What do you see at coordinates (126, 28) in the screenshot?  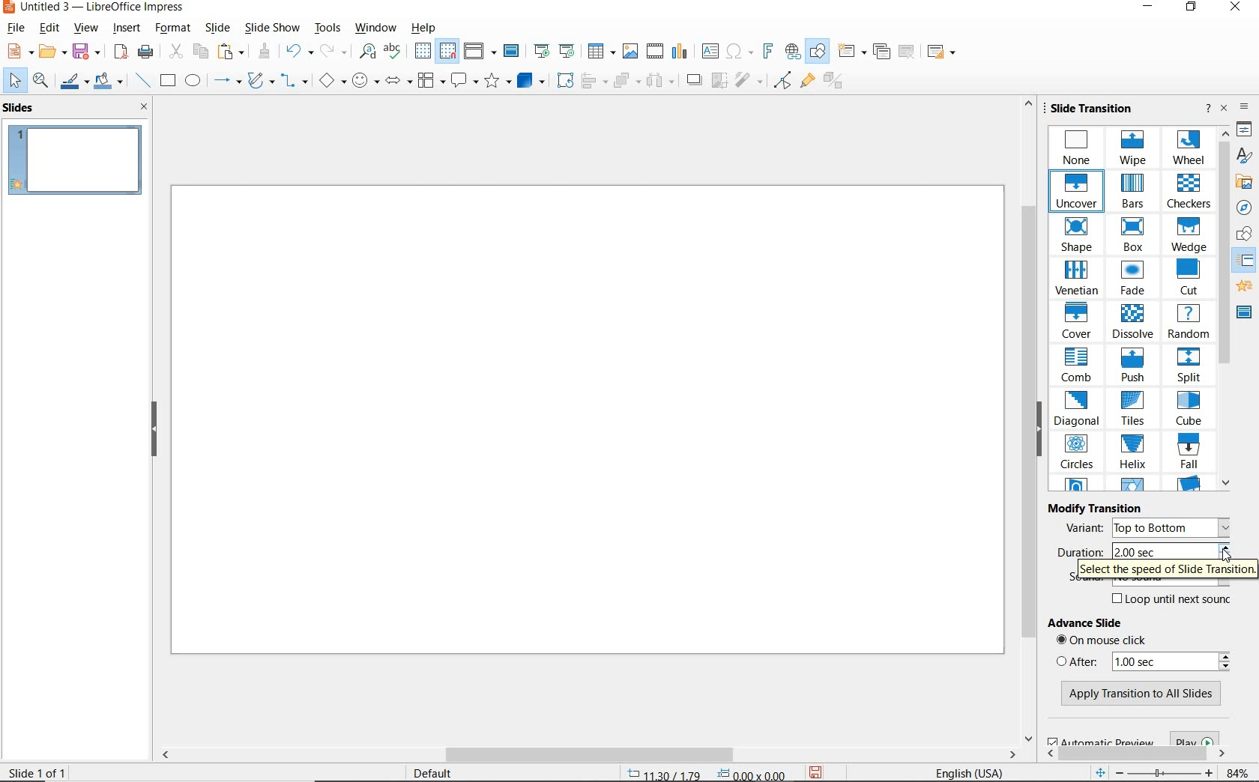 I see `INSERT` at bounding box center [126, 28].